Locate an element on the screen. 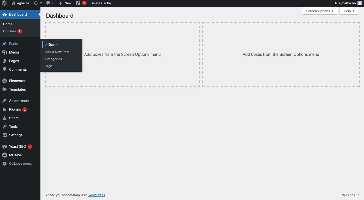  Profile is located at coordinates (360, 3).